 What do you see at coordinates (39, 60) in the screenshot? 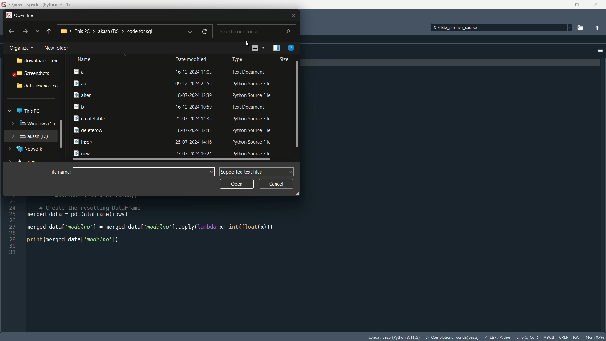
I see `downloads_item` at bounding box center [39, 60].